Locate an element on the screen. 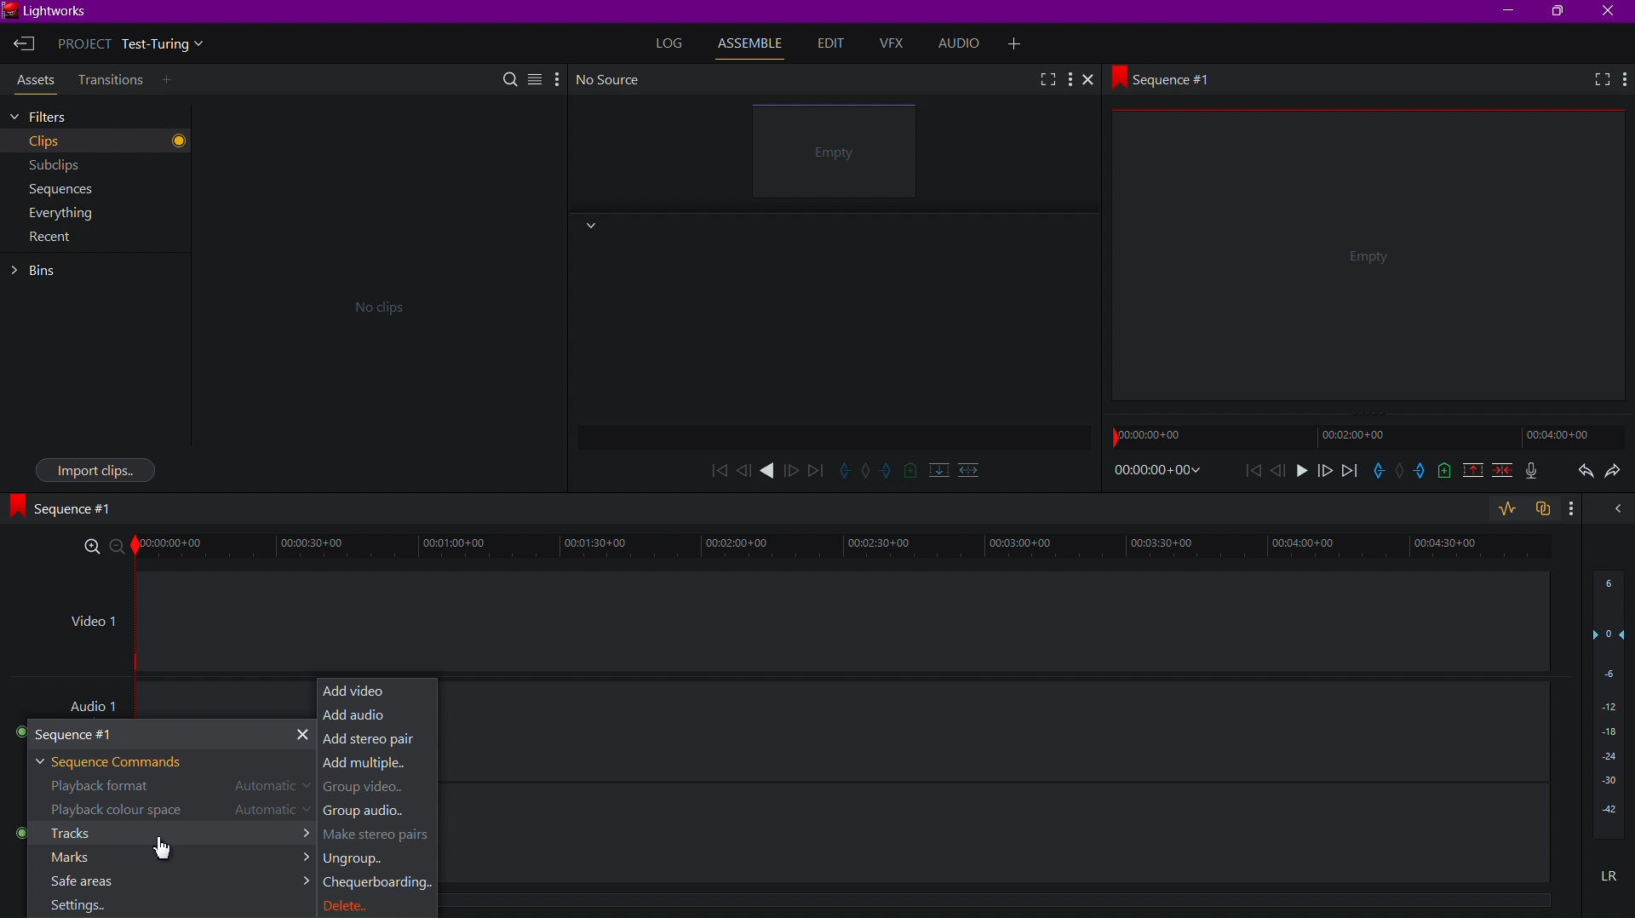 This screenshot has height=918, width=1635. Tracks is located at coordinates (167, 835).